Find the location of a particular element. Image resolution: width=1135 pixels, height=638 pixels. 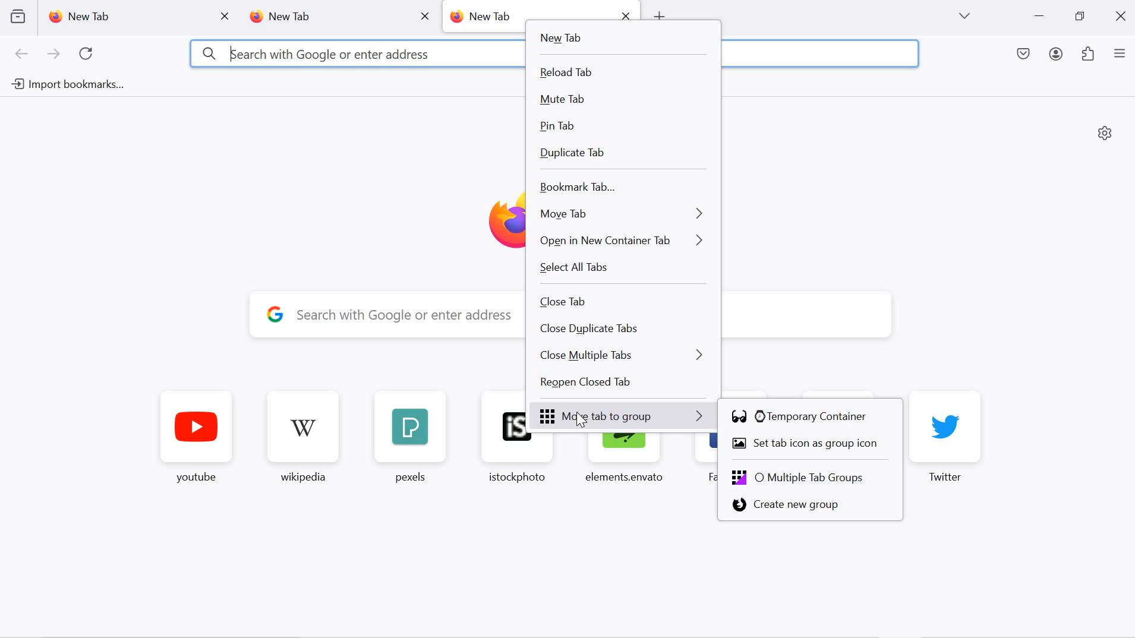

new tab is located at coordinates (322, 17).